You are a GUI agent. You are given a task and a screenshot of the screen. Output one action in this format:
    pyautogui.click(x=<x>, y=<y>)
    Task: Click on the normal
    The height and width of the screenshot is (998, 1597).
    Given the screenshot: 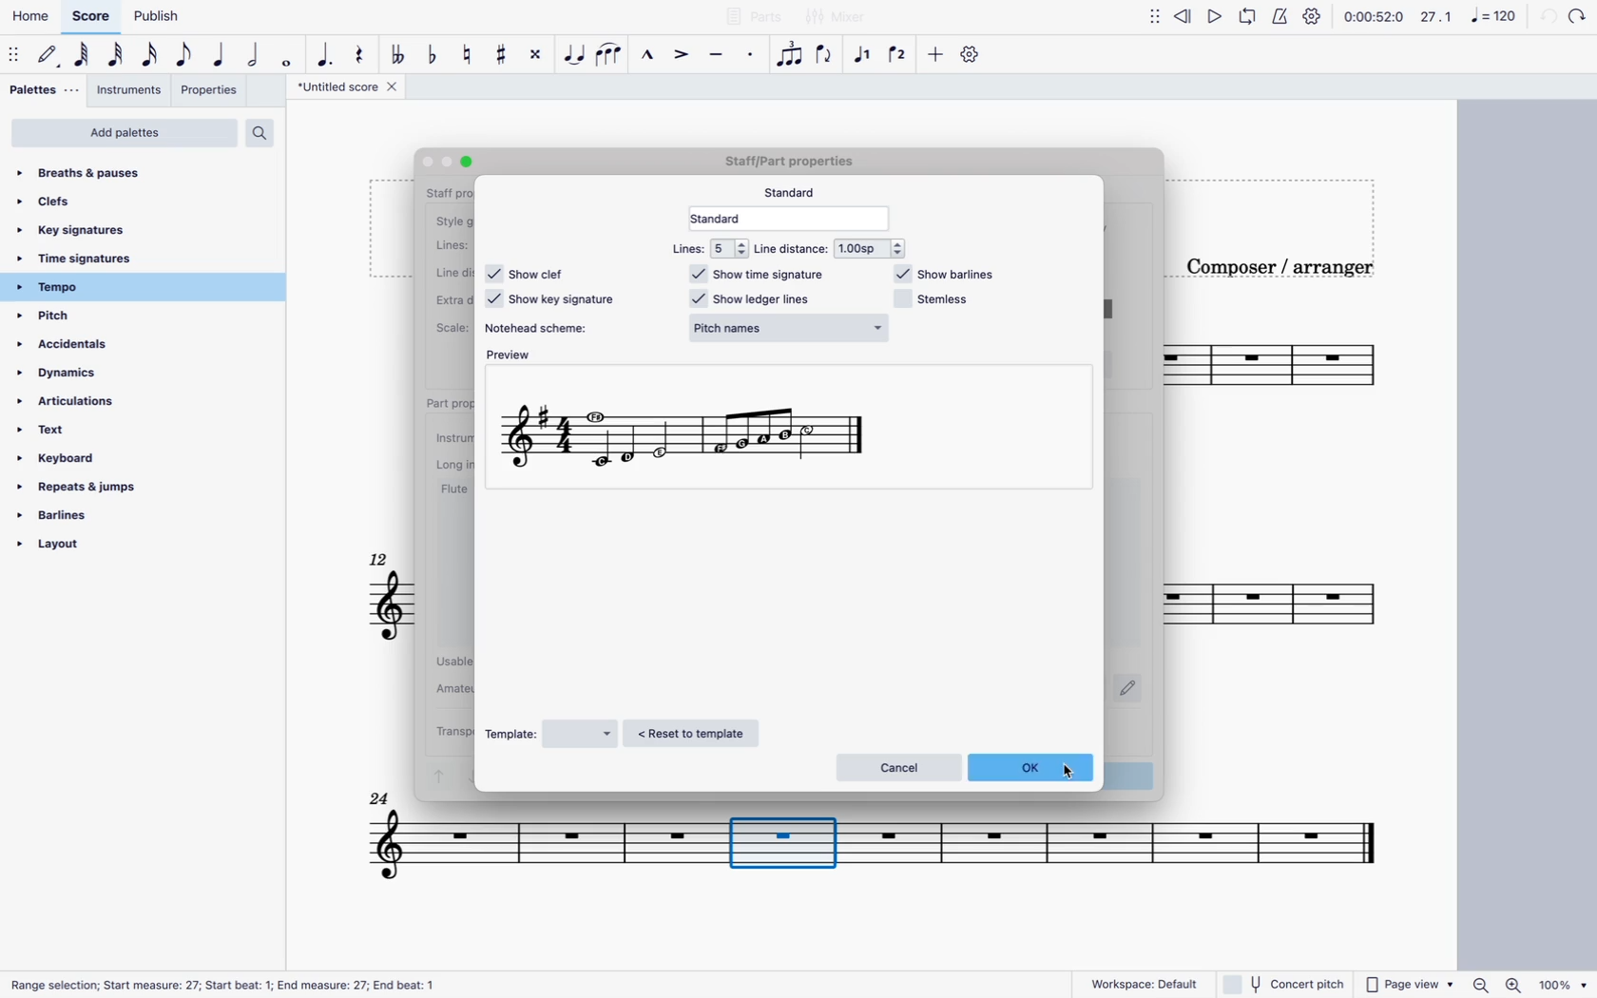 What is the action you would take?
    pyautogui.click(x=766, y=330)
    